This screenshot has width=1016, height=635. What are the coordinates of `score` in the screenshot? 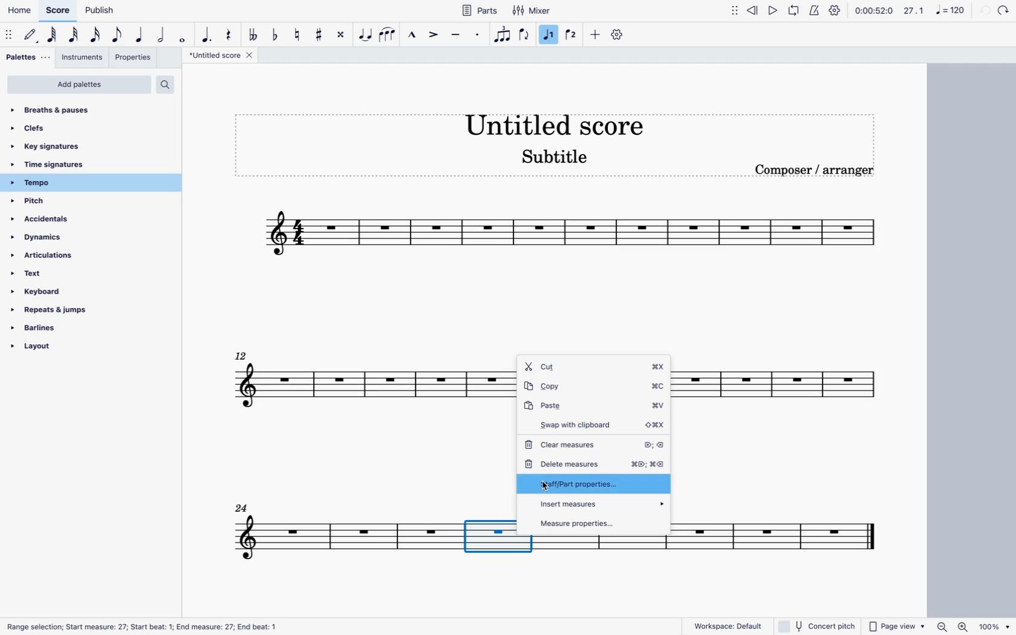 It's located at (559, 236).